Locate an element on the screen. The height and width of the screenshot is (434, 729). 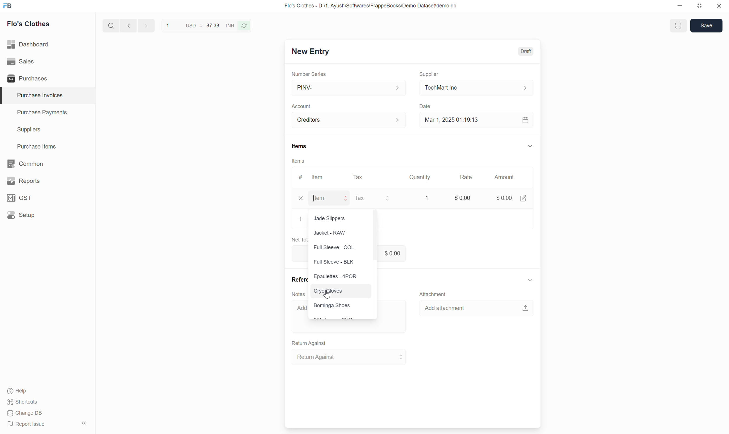
New Entry is located at coordinates (310, 52).